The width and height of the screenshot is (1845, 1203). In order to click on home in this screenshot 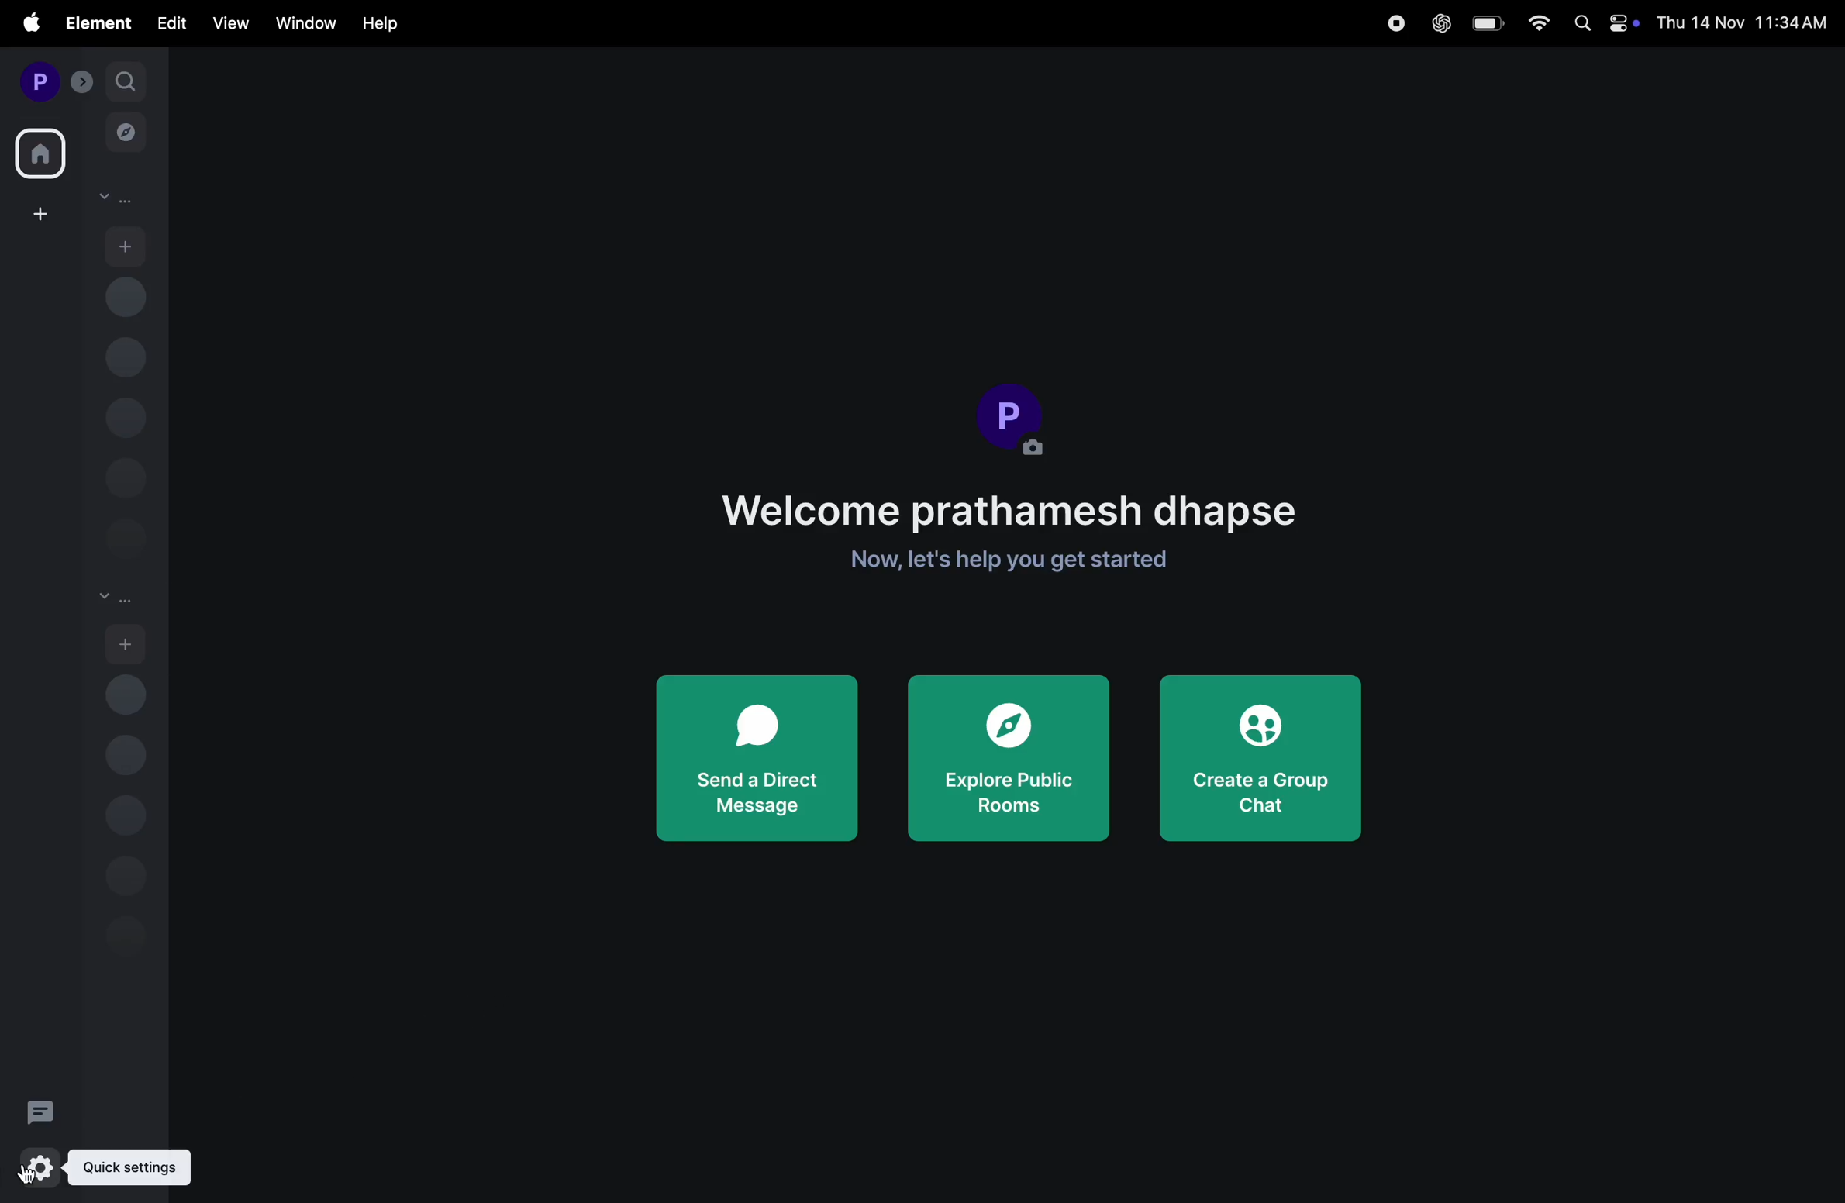, I will do `click(42, 150)`.